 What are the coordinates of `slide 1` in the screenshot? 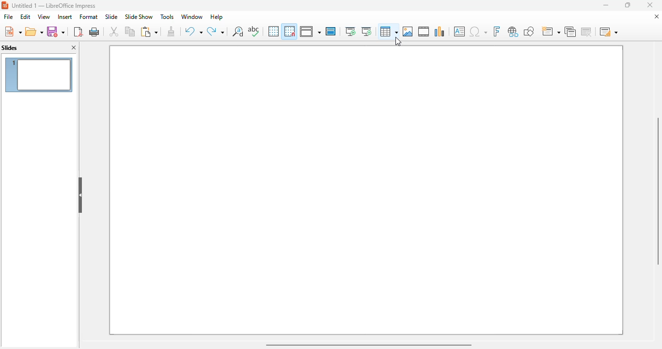 It's located at (39, 74).